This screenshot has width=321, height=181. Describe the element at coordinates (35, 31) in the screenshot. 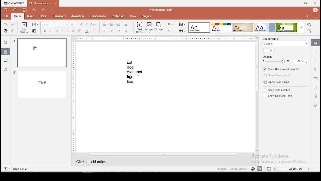

I see `start slideshow` at that location.